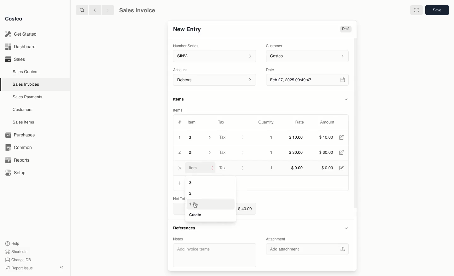 This screenshot has width=454, height=276. I want to click on Hide, so click(346, 98).